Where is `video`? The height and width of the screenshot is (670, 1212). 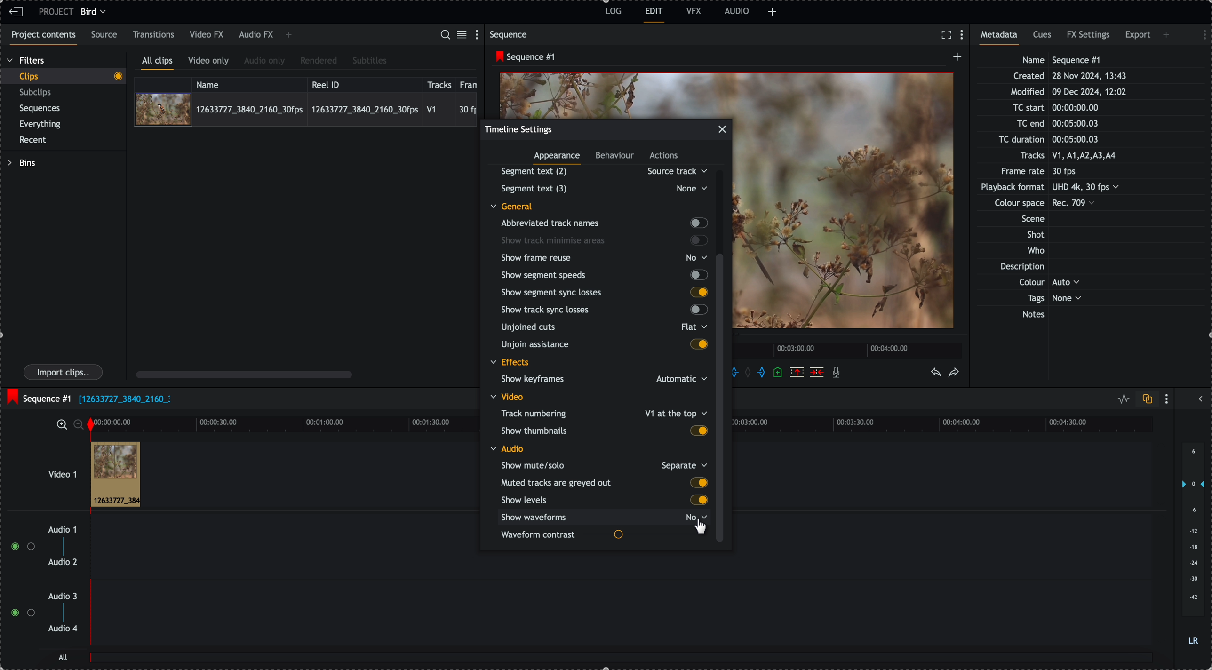
video is located at coordinates (510, 397).